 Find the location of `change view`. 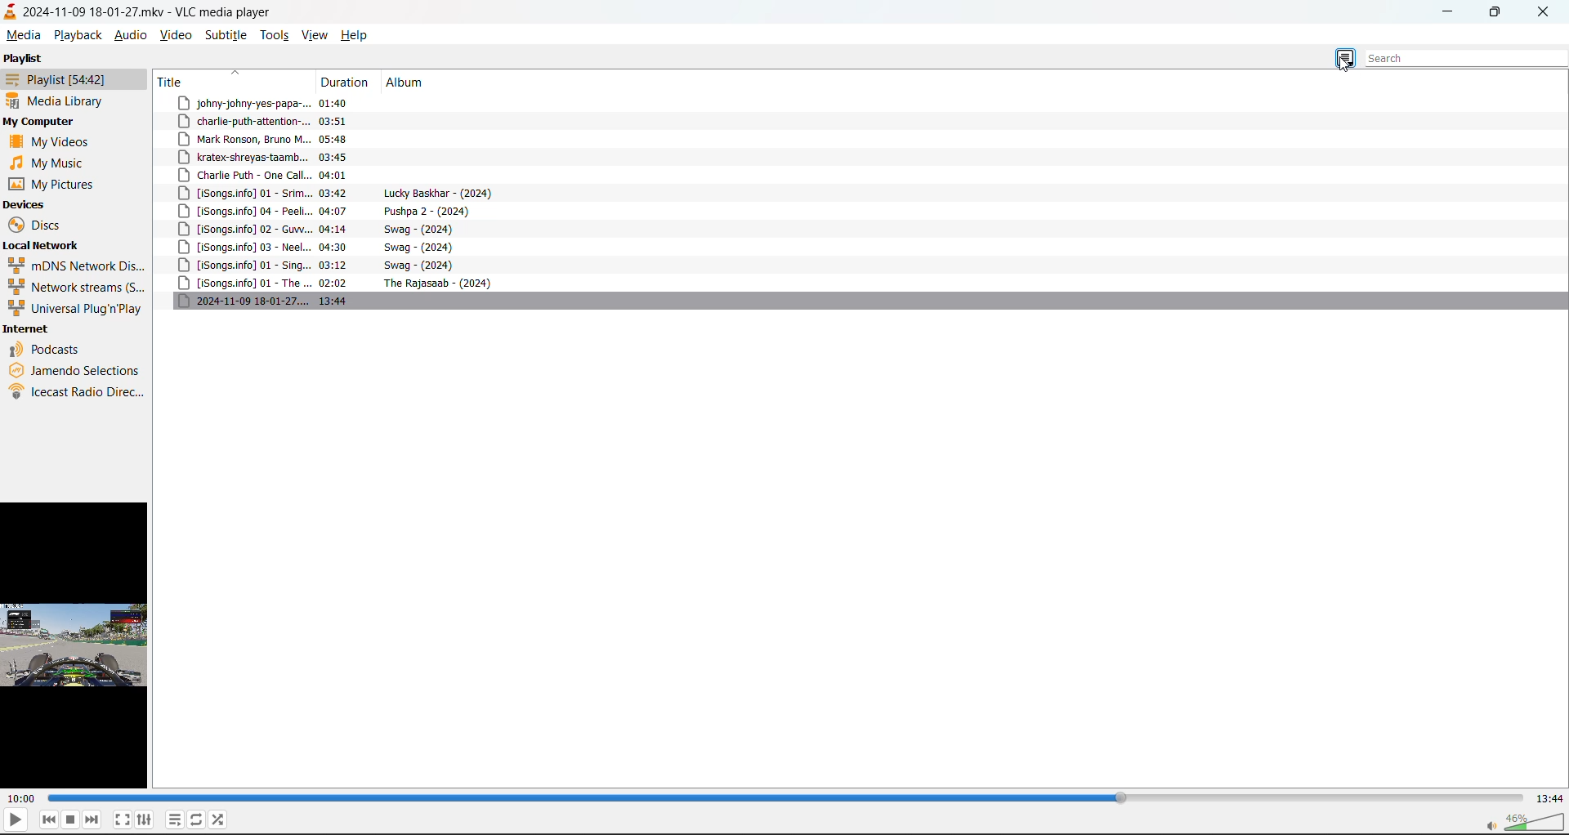

change view is located at coordinates (1347, 56).